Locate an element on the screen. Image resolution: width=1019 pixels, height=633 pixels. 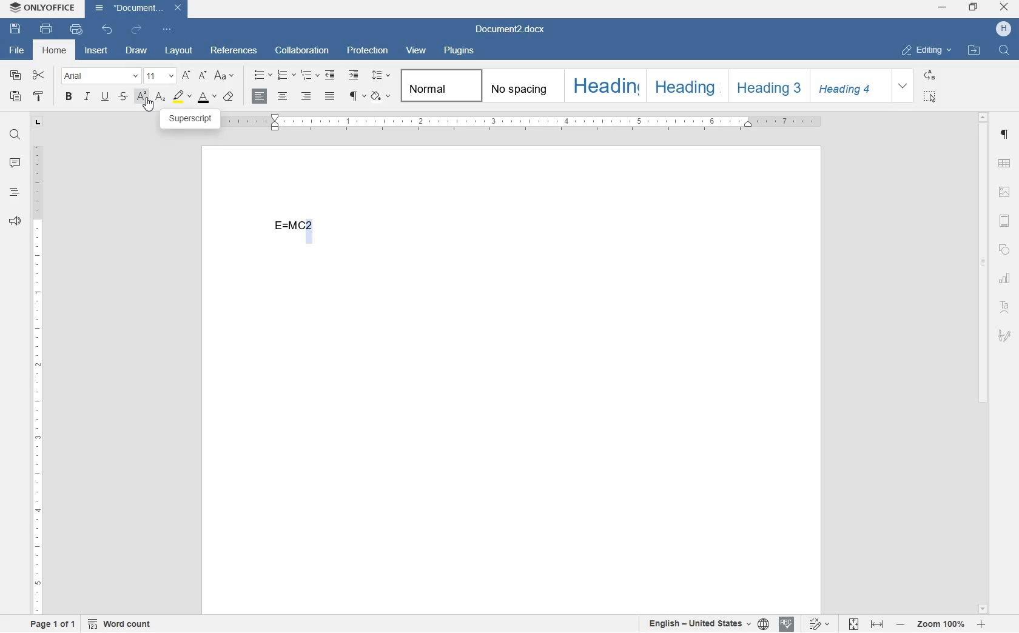
decrement font size is located at coordinates (201, 75).